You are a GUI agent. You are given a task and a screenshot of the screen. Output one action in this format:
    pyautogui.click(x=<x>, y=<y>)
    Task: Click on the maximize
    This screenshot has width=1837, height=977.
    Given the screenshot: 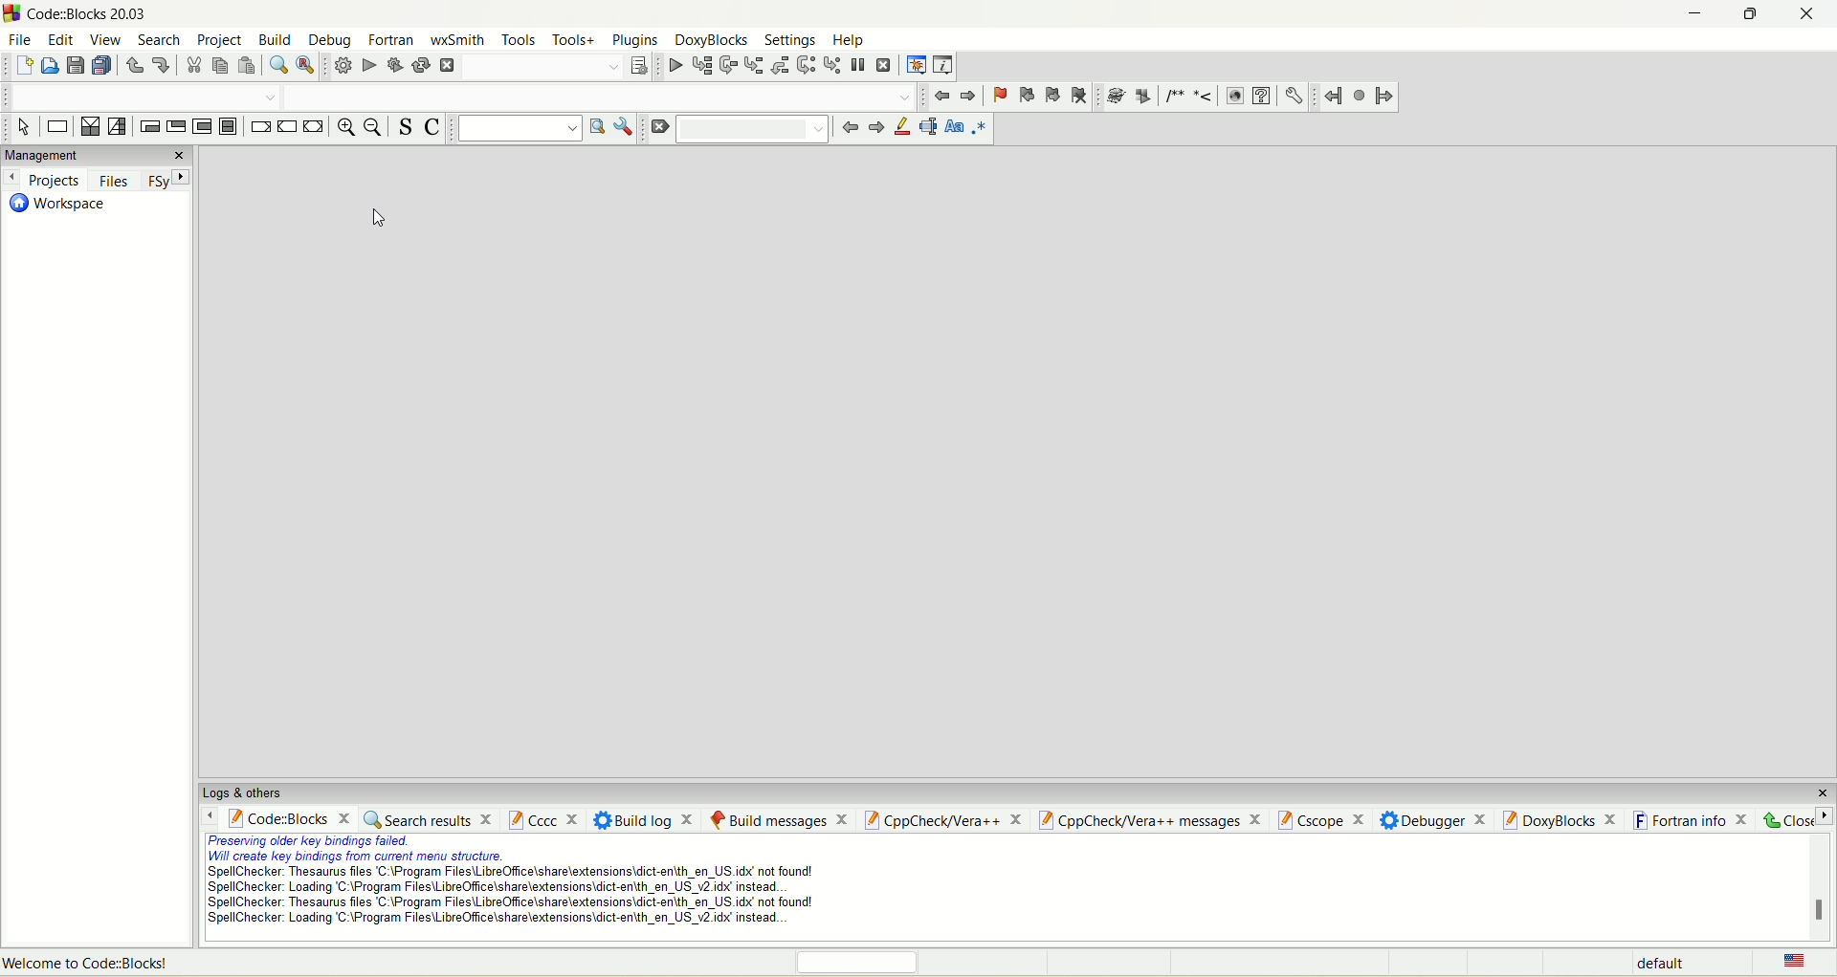 What is the action you would take?
    pyautogui.click(x=1749, y=17)
    